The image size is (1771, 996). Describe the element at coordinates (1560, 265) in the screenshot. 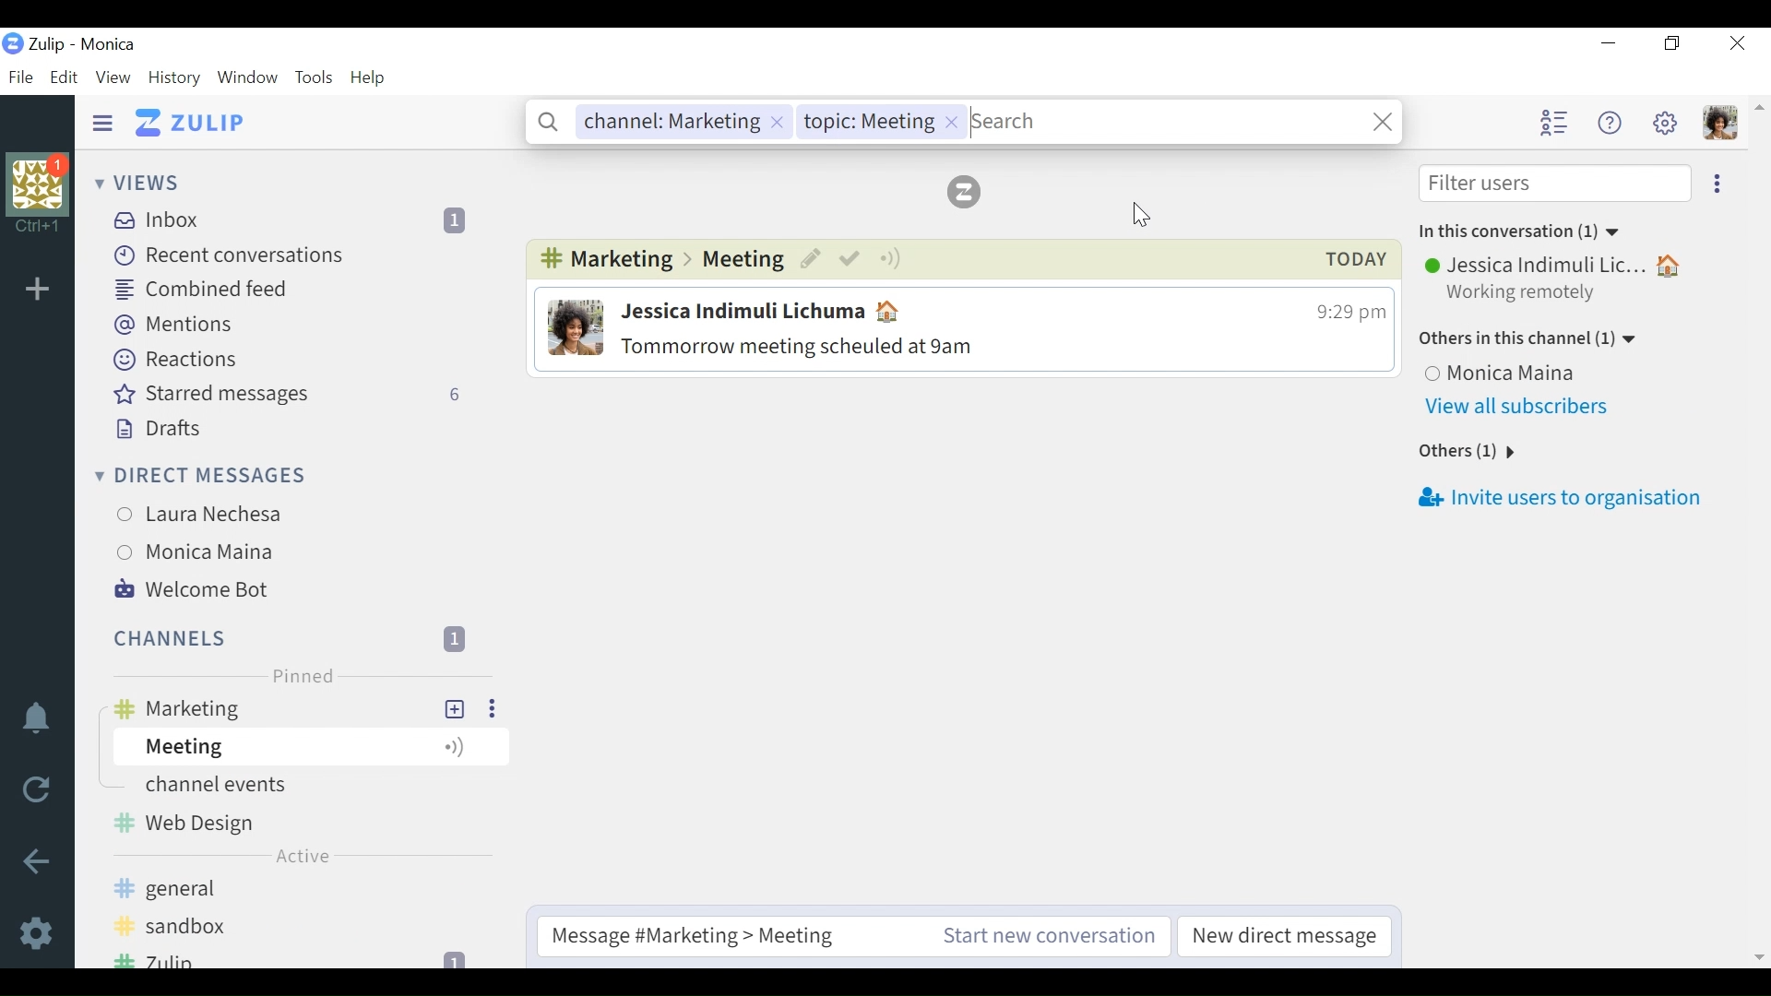

I see `Jessica Indimuli Lic...` at that location.